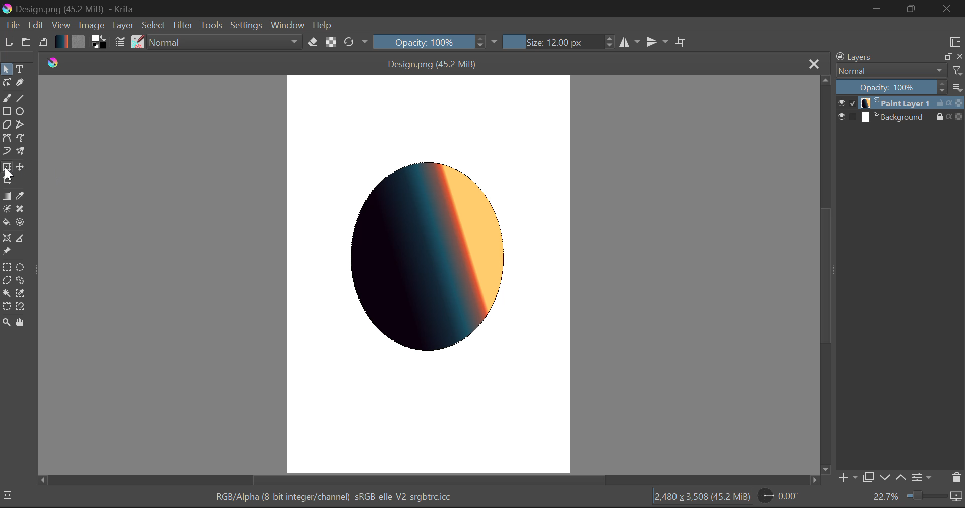  What do you see at coordinates (19, 281) in the screenshot?
I see `Freehand Selection` at bounding box center [19, 281].